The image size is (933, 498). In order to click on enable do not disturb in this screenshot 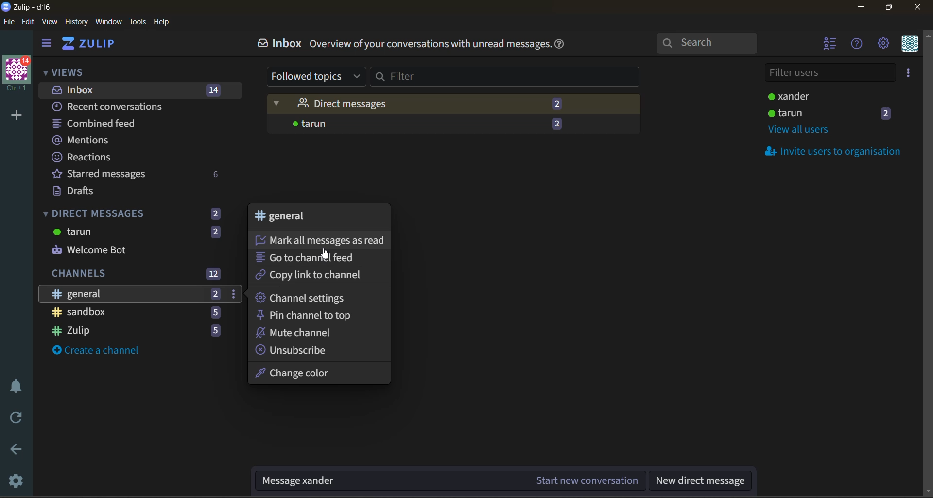, I will do `click(17, 388)`.